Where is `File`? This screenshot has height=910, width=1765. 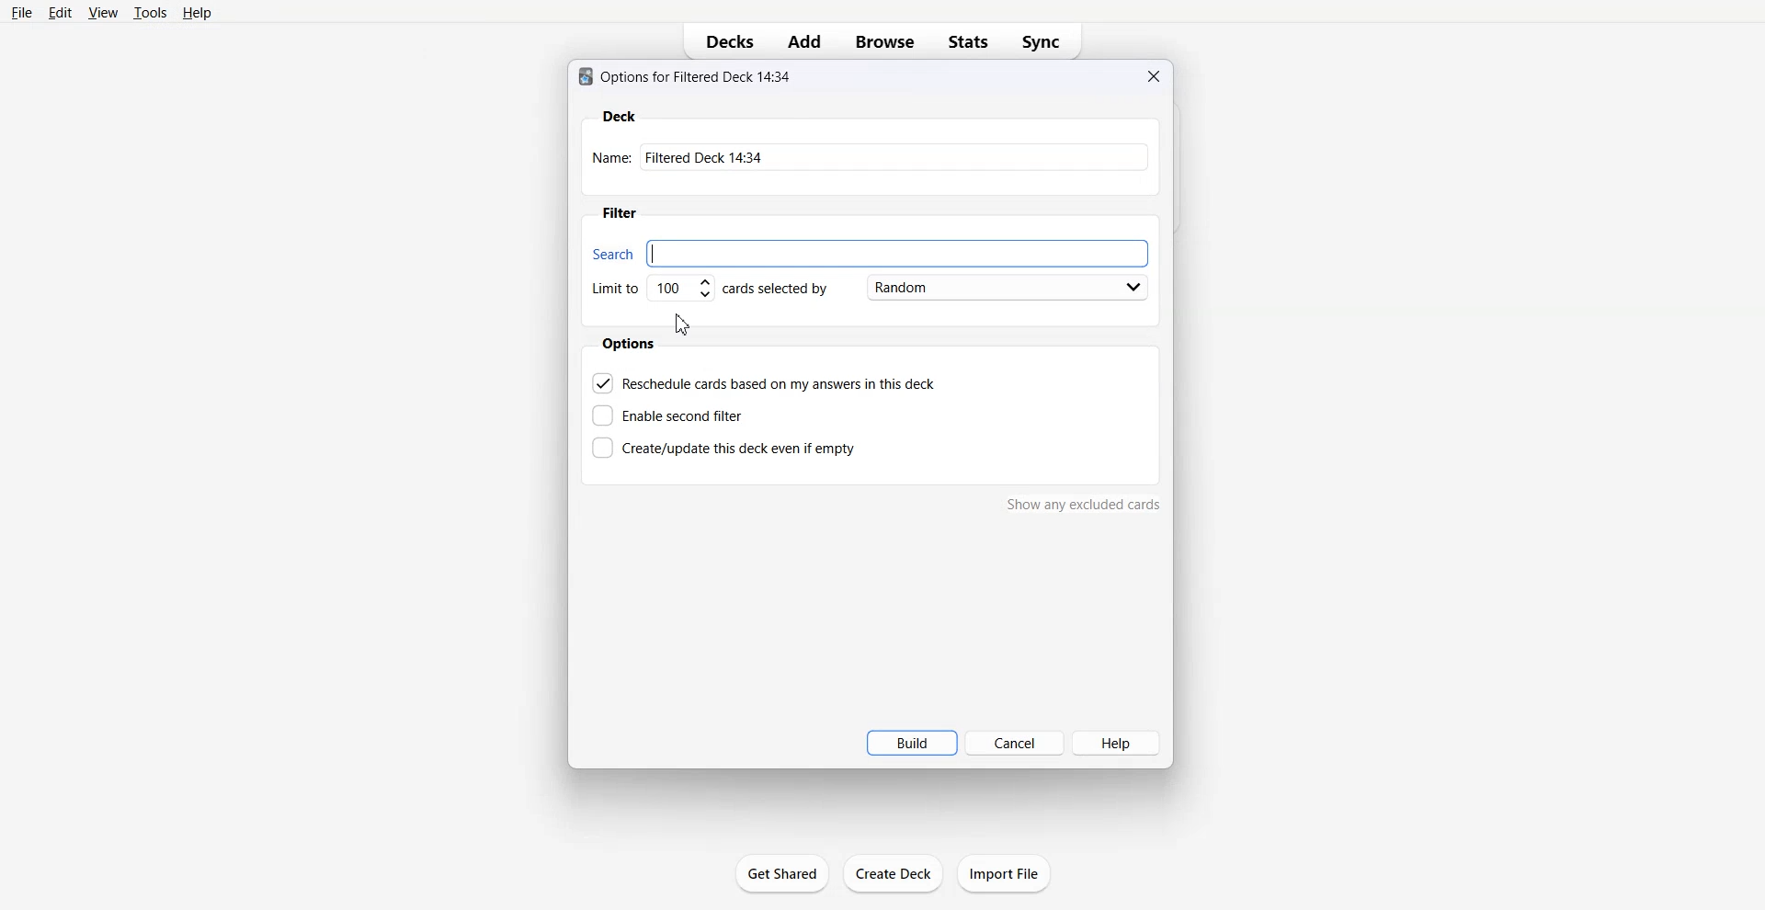 File is located at coordinates (22, 13).